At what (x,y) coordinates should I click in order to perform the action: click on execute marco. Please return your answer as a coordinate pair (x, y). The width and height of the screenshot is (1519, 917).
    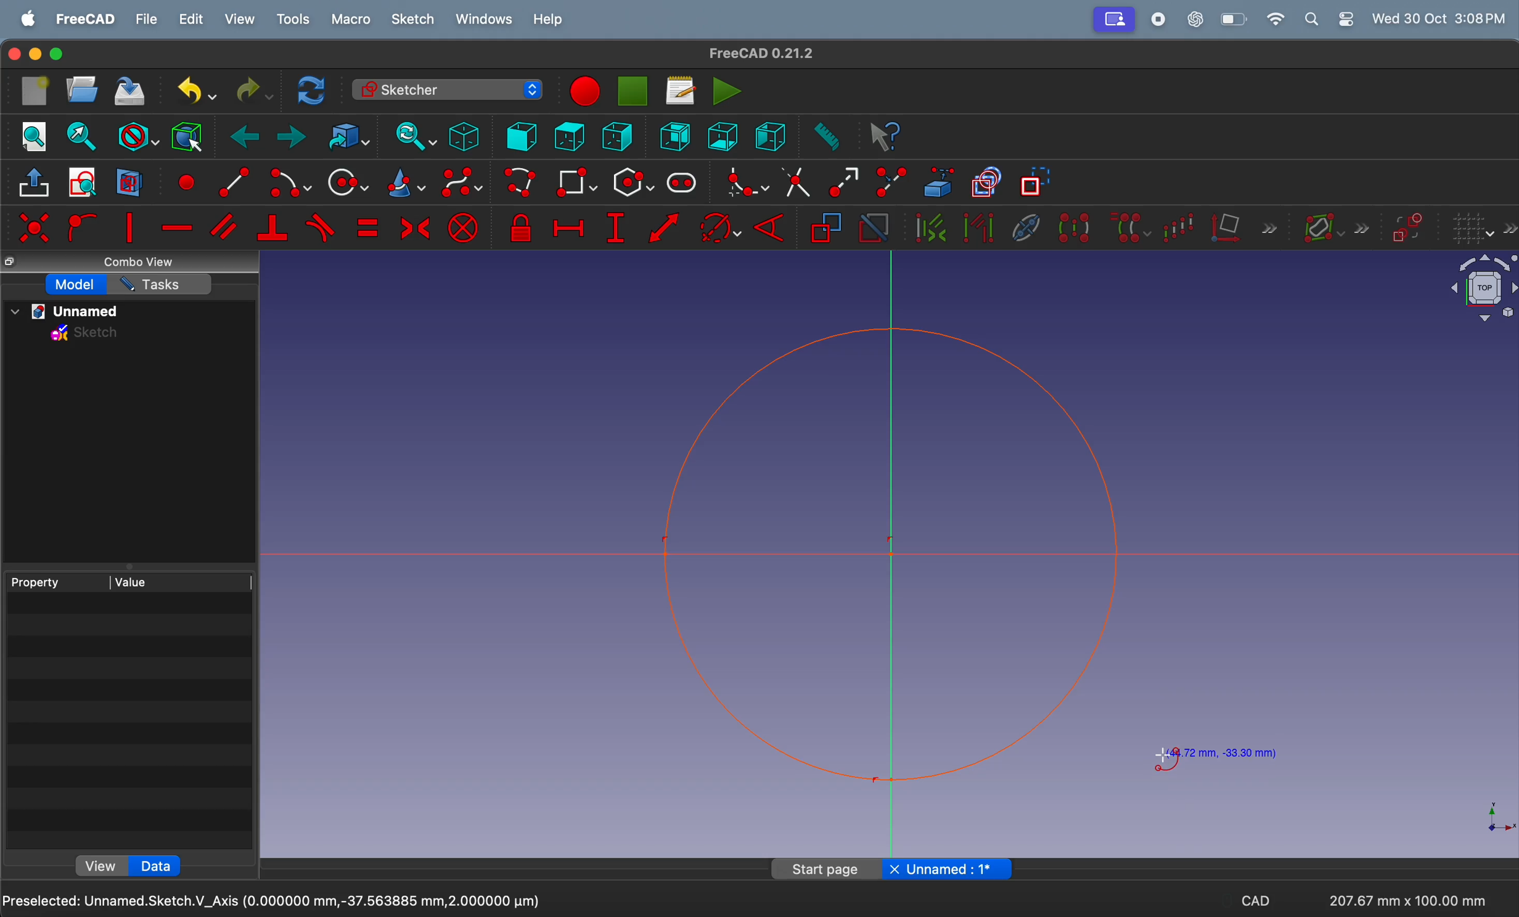
    Looking at the image, I should click on (727, 91).